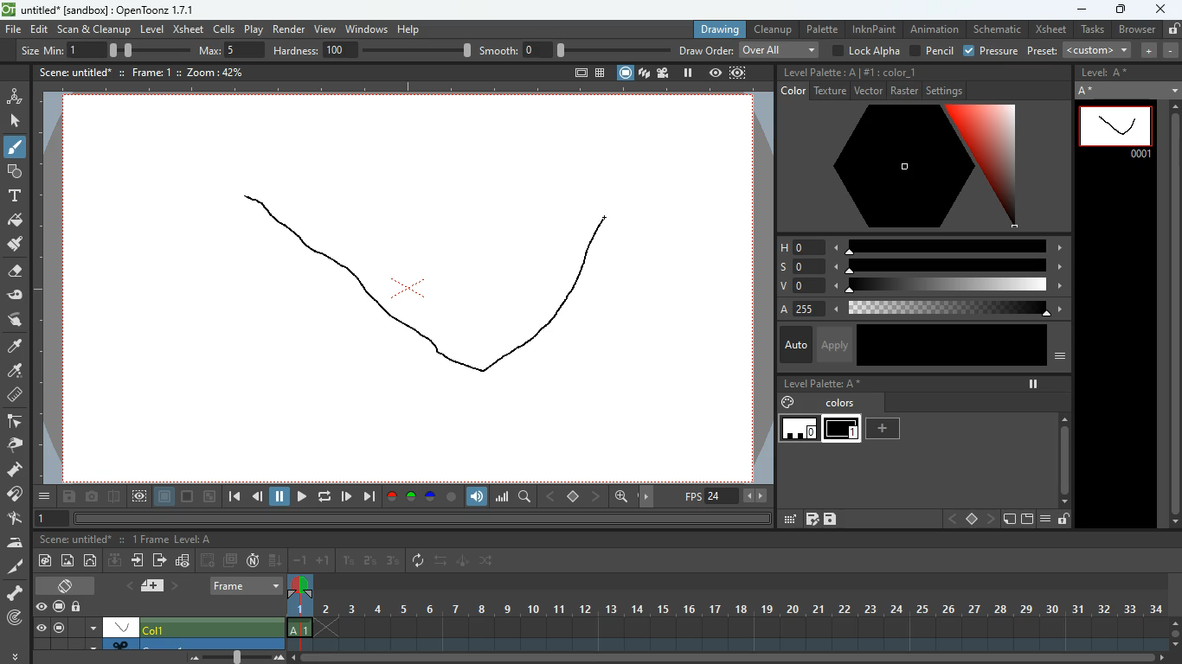  What do you see at coordinates (1170, 315) in the screenshot?
I see `scroll` at bounding box center [1170, 315].